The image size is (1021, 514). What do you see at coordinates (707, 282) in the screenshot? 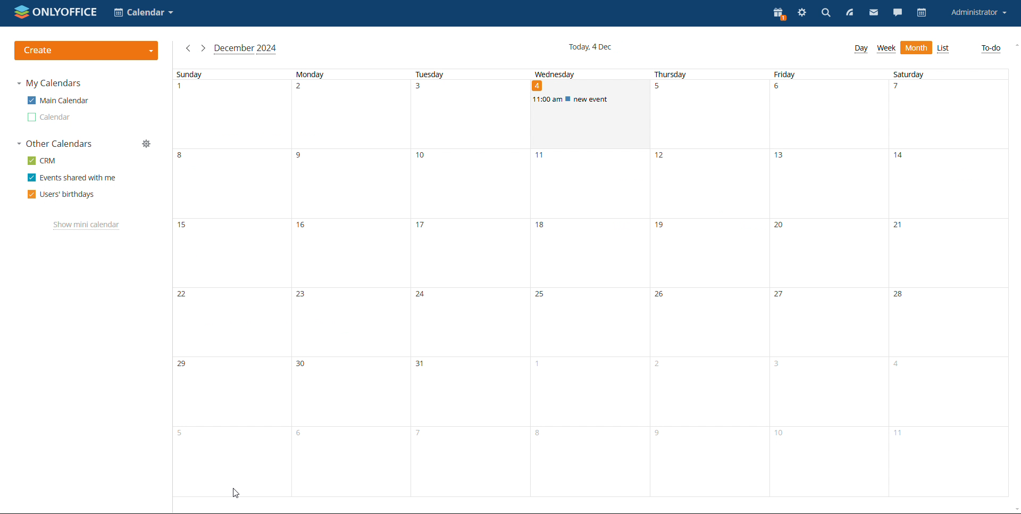
I see `thursday` at bounding box center [707, 282].